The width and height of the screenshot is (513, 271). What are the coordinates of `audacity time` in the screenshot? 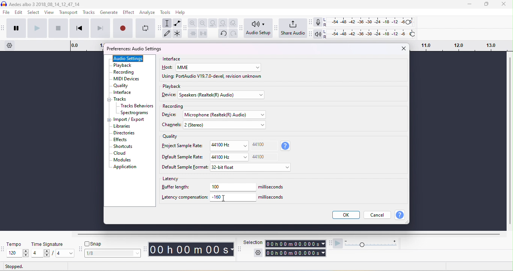 It's located at (192, 250).